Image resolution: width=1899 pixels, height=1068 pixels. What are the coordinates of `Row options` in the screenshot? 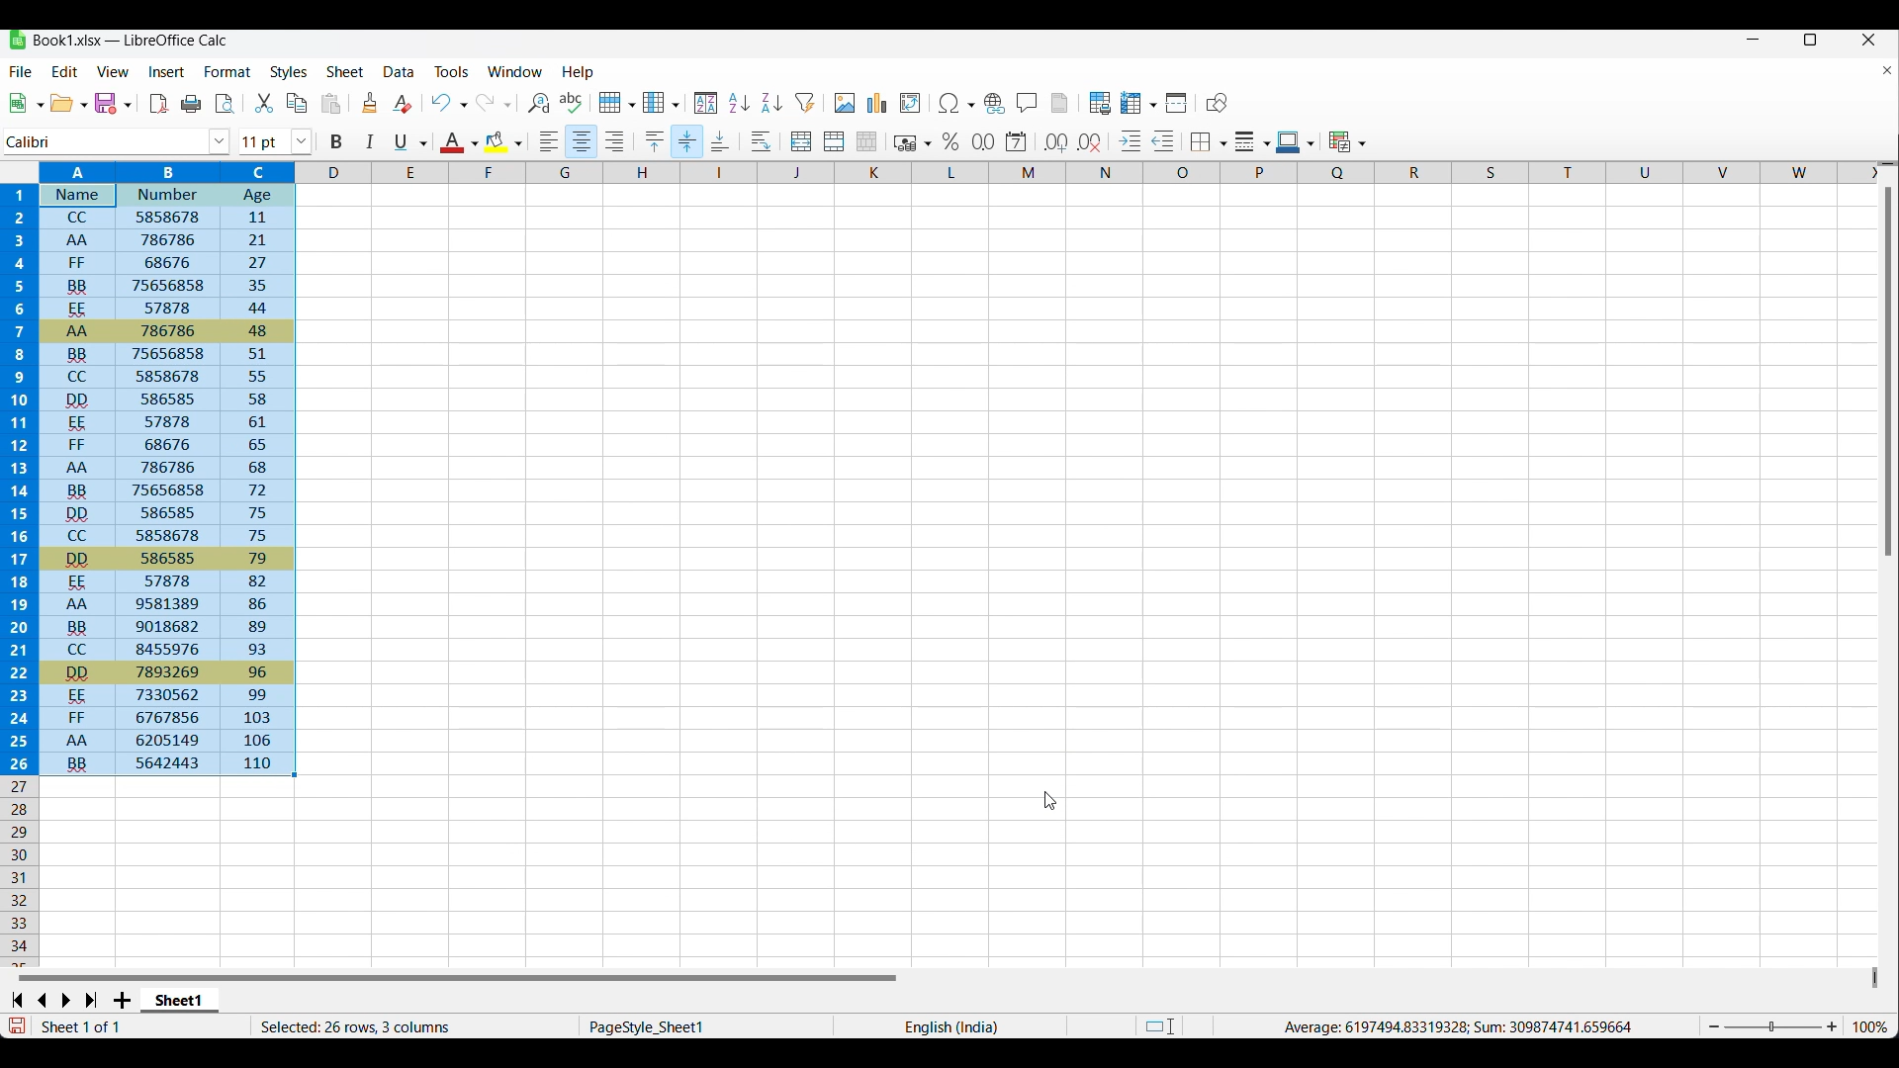 It's located at (616, 102).